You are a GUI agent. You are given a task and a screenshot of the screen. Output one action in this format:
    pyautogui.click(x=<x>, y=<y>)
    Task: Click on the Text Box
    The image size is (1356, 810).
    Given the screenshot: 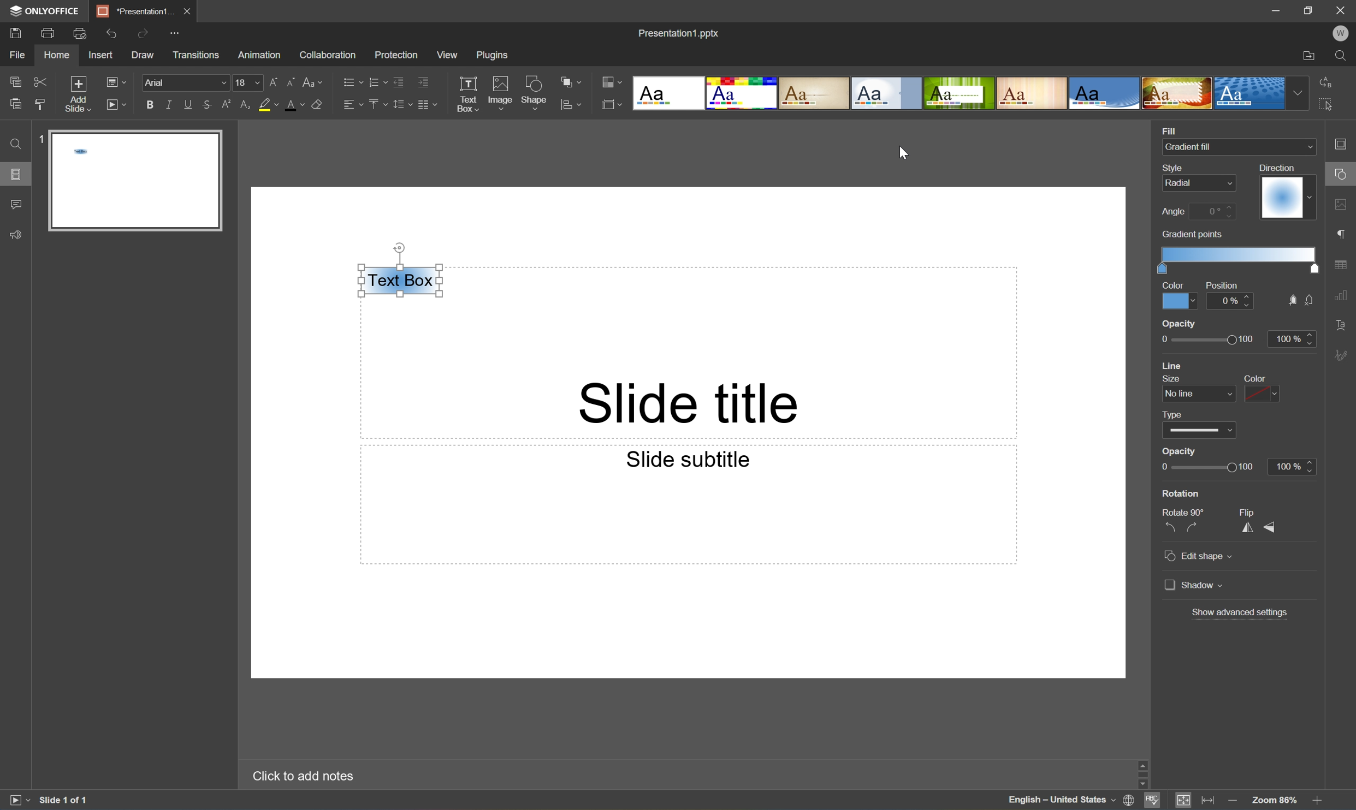 What is the action you would take?
    pyautogui.click(x=465, y=94)
    